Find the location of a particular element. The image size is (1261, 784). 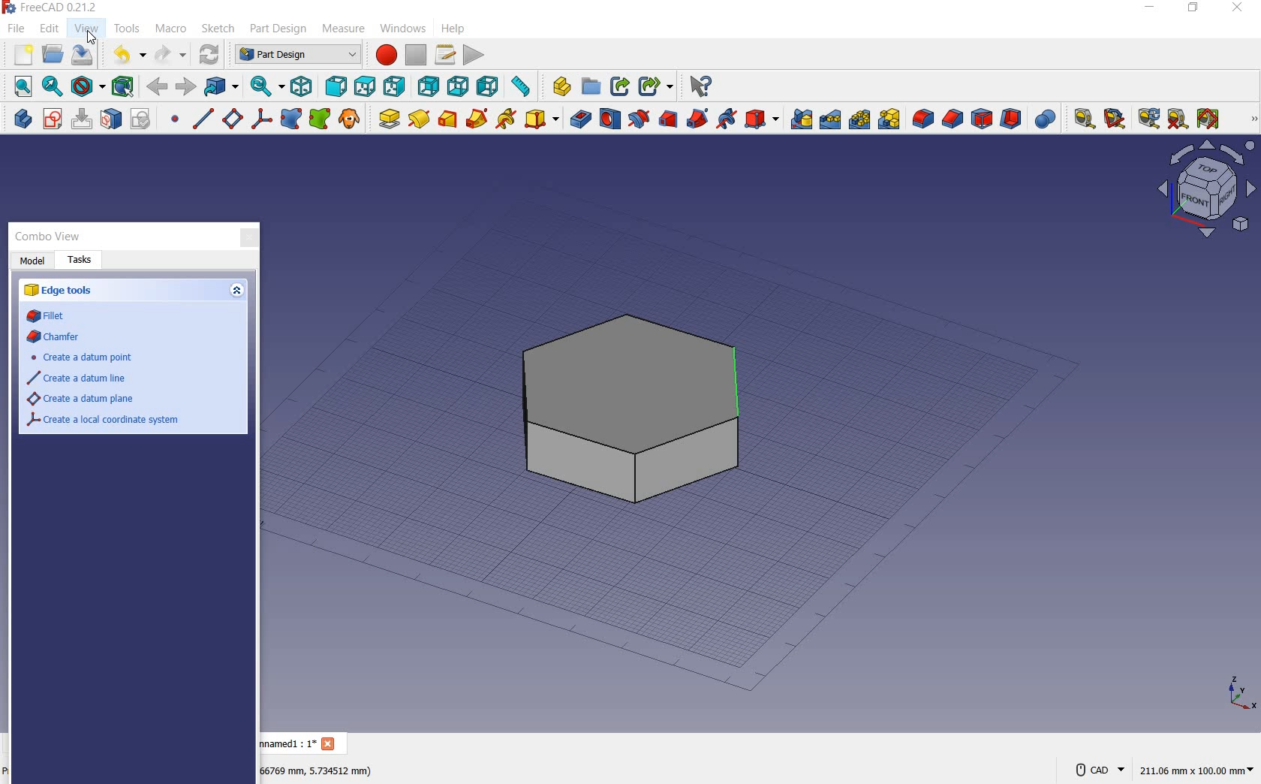

macro is located at coordinates (171, 29).